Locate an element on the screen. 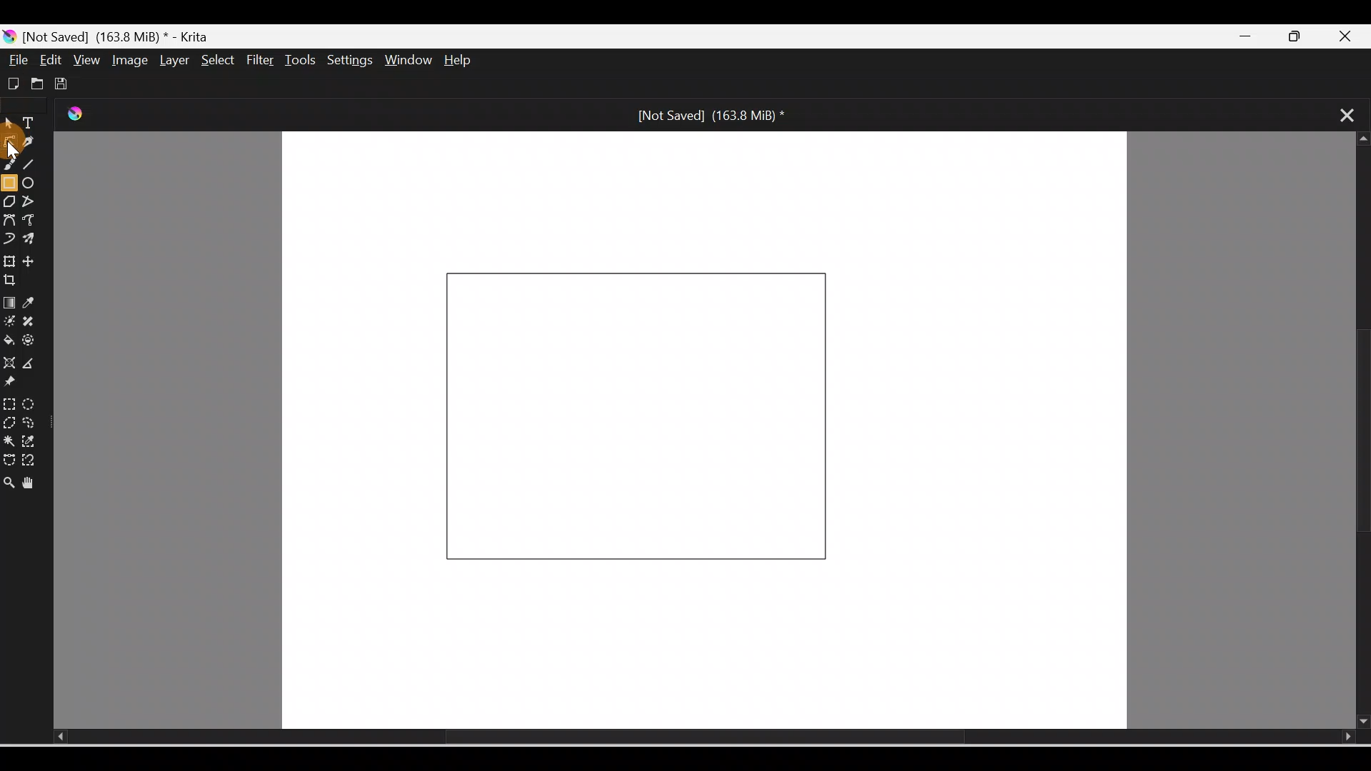 This screenshot has height=771, width=1371. Cursor on edit shapes tool is located at coordinates (9, 146).